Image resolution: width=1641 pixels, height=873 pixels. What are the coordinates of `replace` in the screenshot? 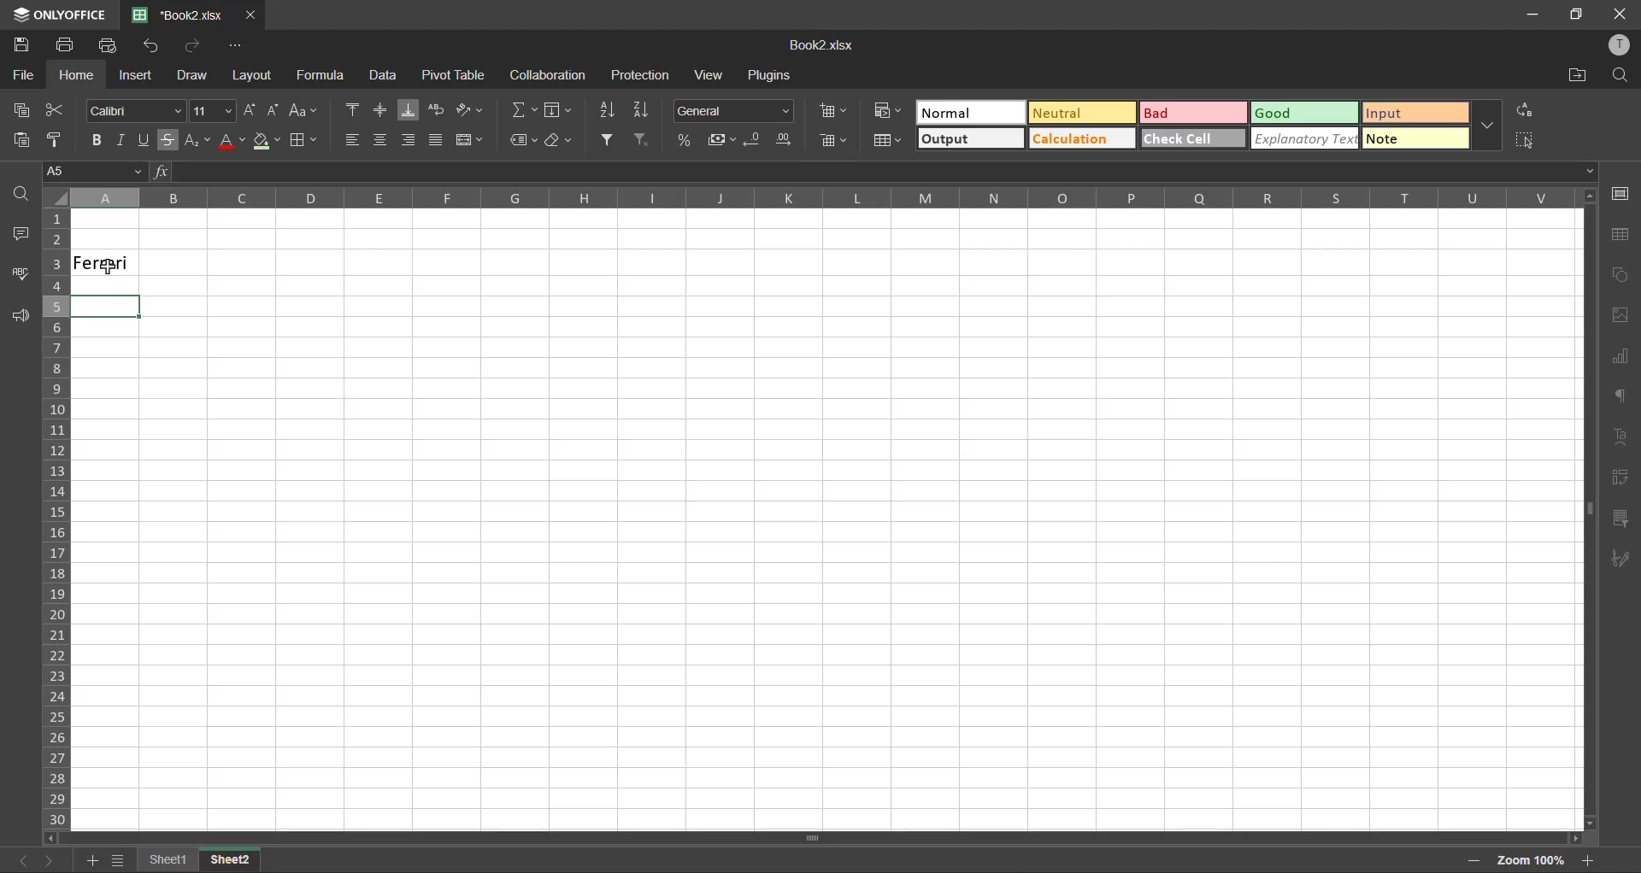 It's located at (1526, 113).